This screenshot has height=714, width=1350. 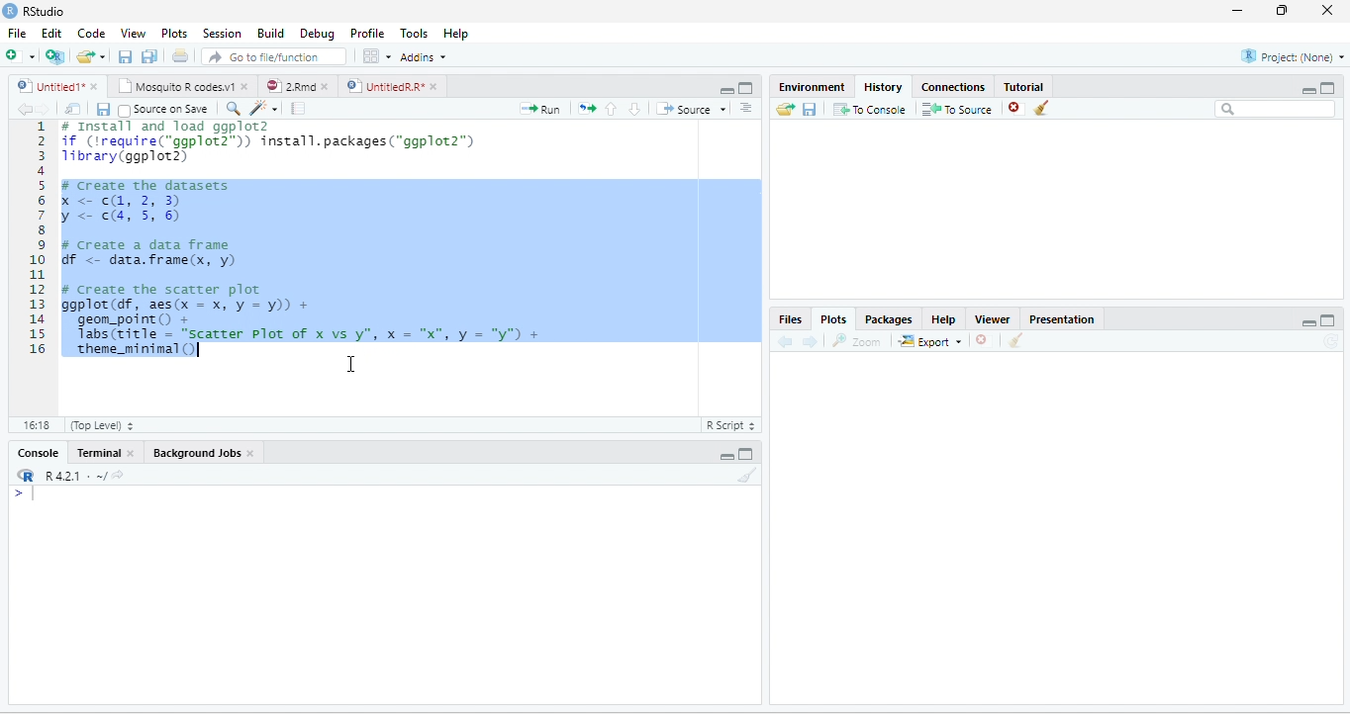 I want to click on Save all open documents, so click(x=149, y=55).